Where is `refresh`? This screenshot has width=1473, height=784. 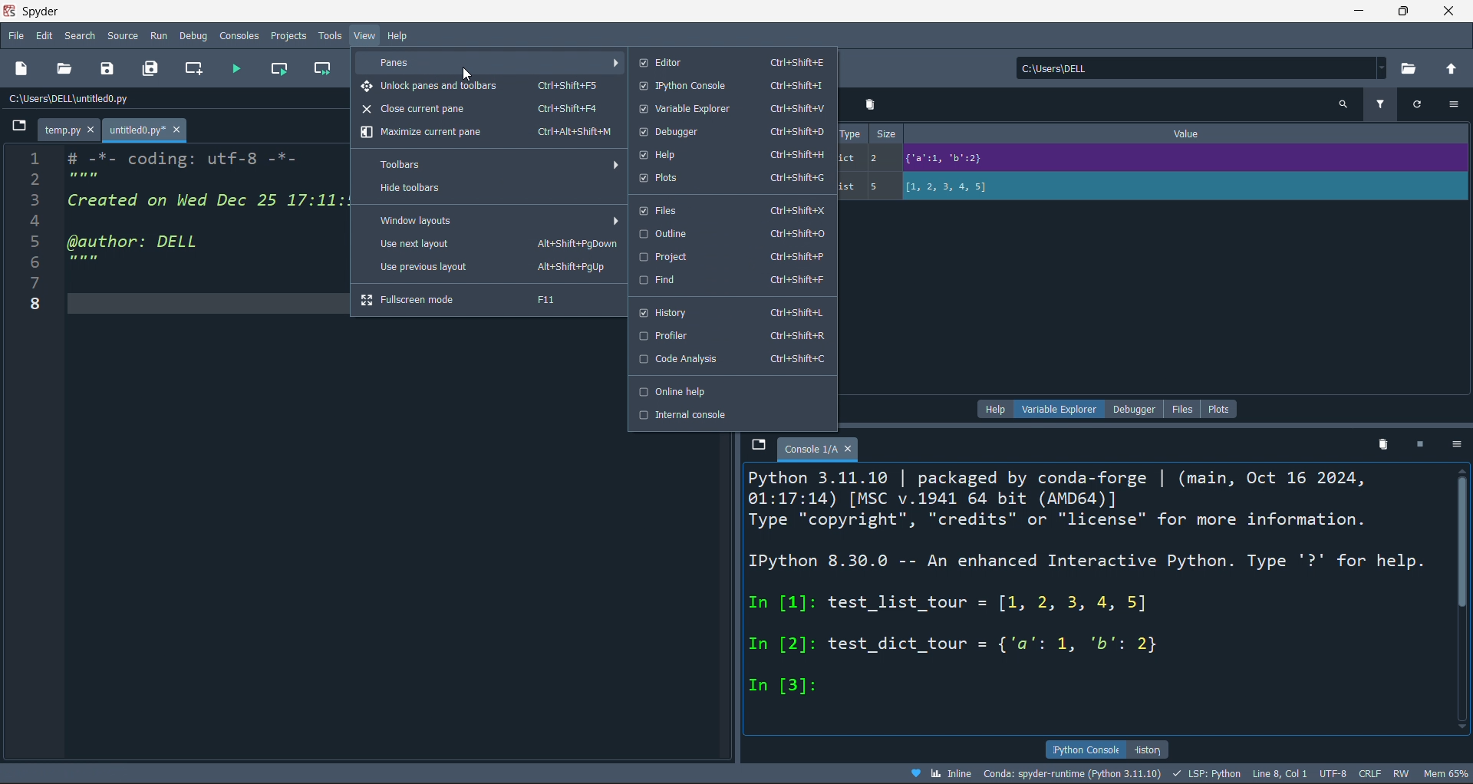 refresh is located at coordinates (1419, 105).